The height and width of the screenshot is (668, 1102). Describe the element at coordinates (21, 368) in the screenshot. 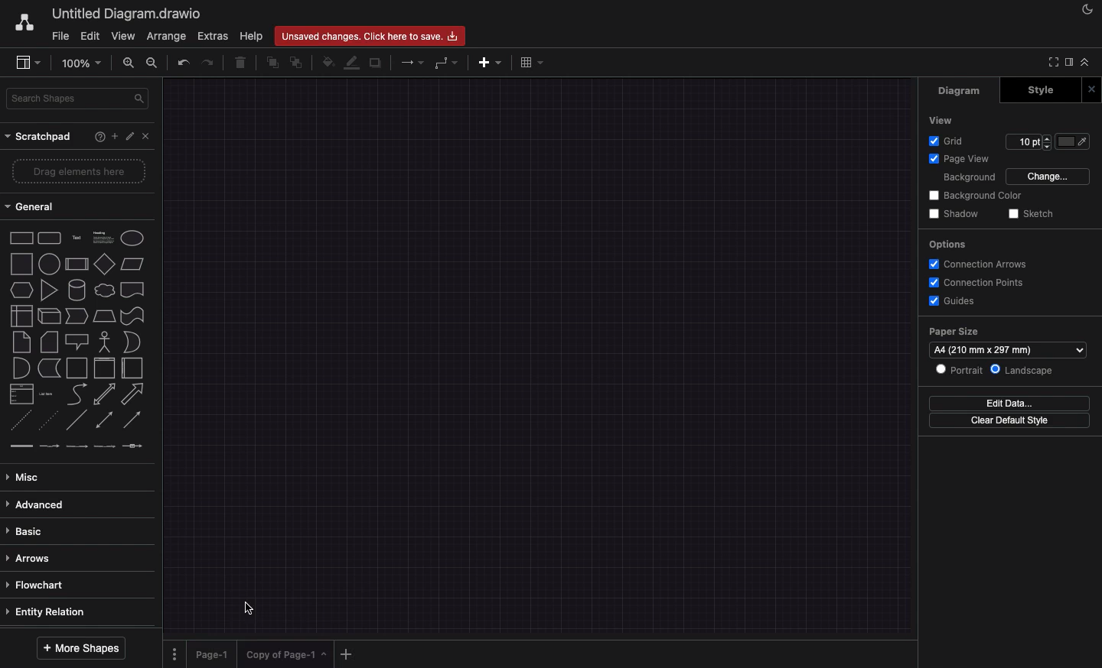

I see `and` at that location.